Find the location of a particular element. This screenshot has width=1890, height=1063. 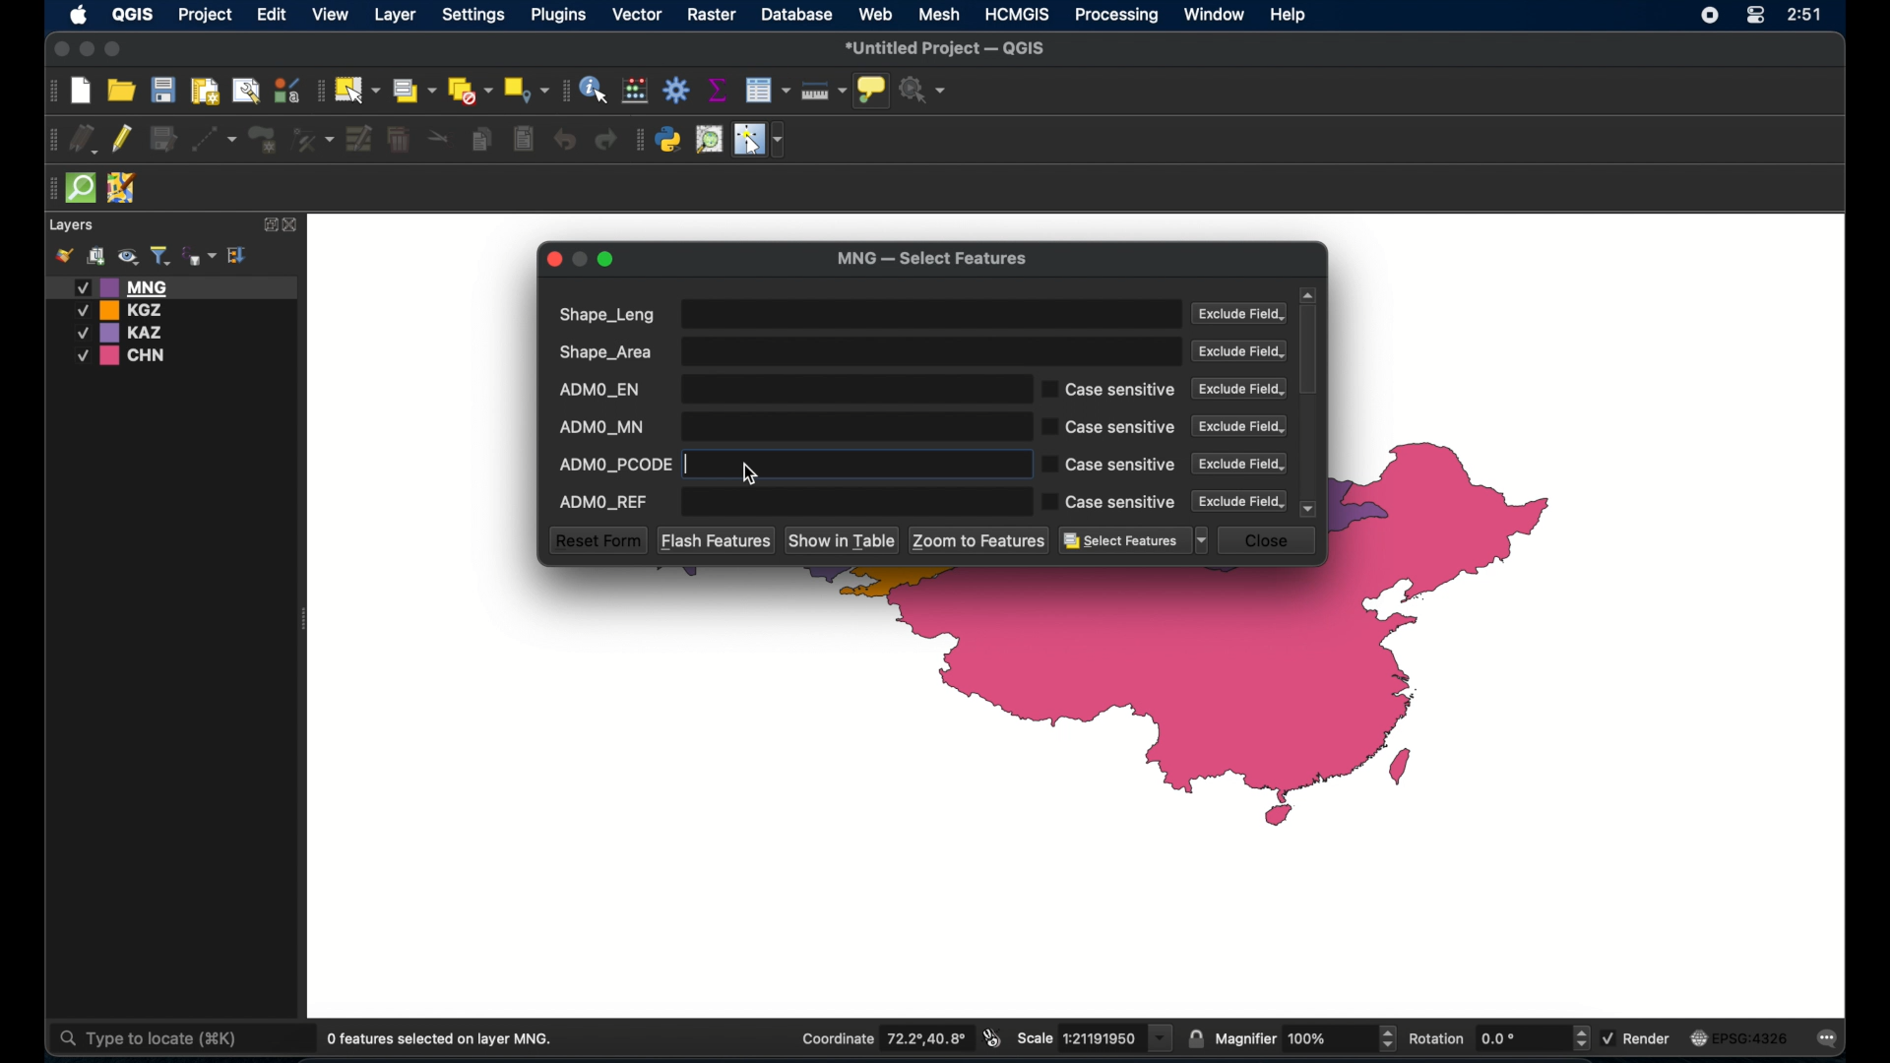

identify feature is located at coordinates (596, 90).